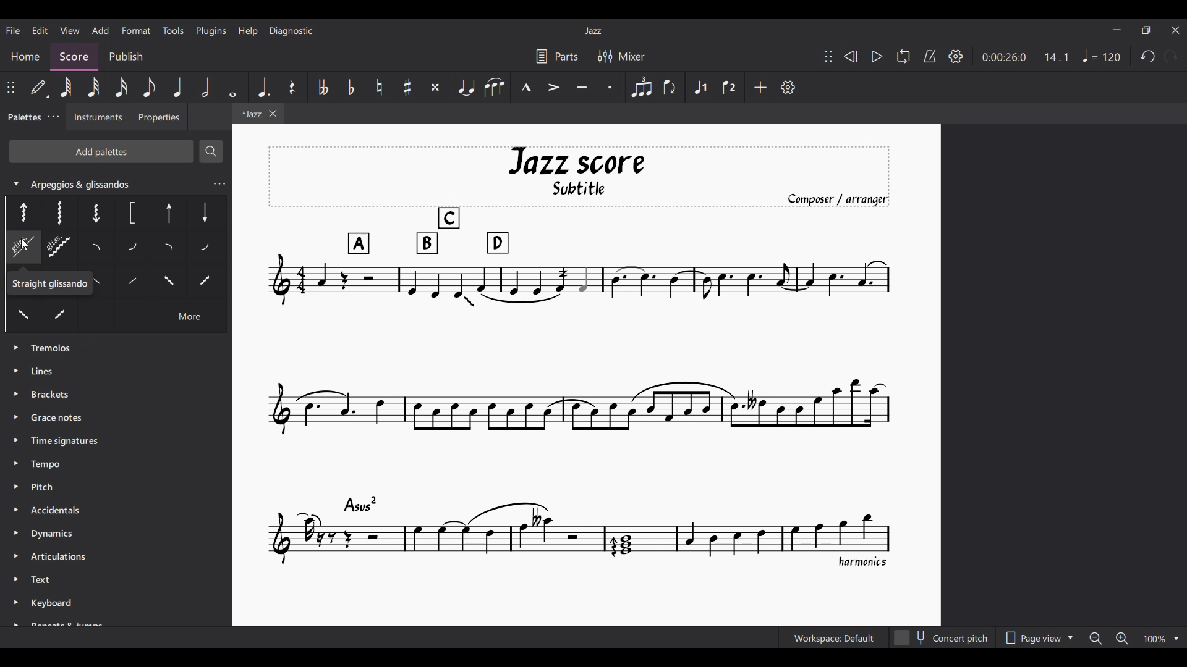 Image resolution: width=1187 pixels, height=667 pixels. What do you see at coordinates (671, 87) in the screenshot?
I see `Flip direction` at bounding box center [671, 87].